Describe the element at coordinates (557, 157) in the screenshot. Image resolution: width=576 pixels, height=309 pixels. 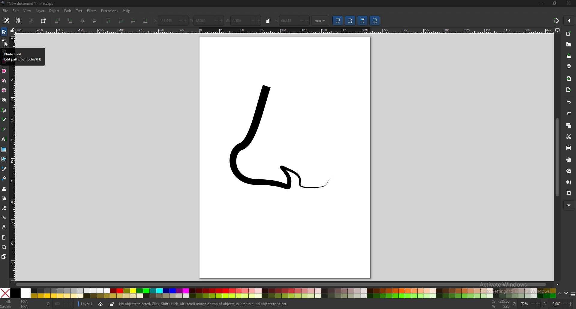
I see `scroll bar` at that location.